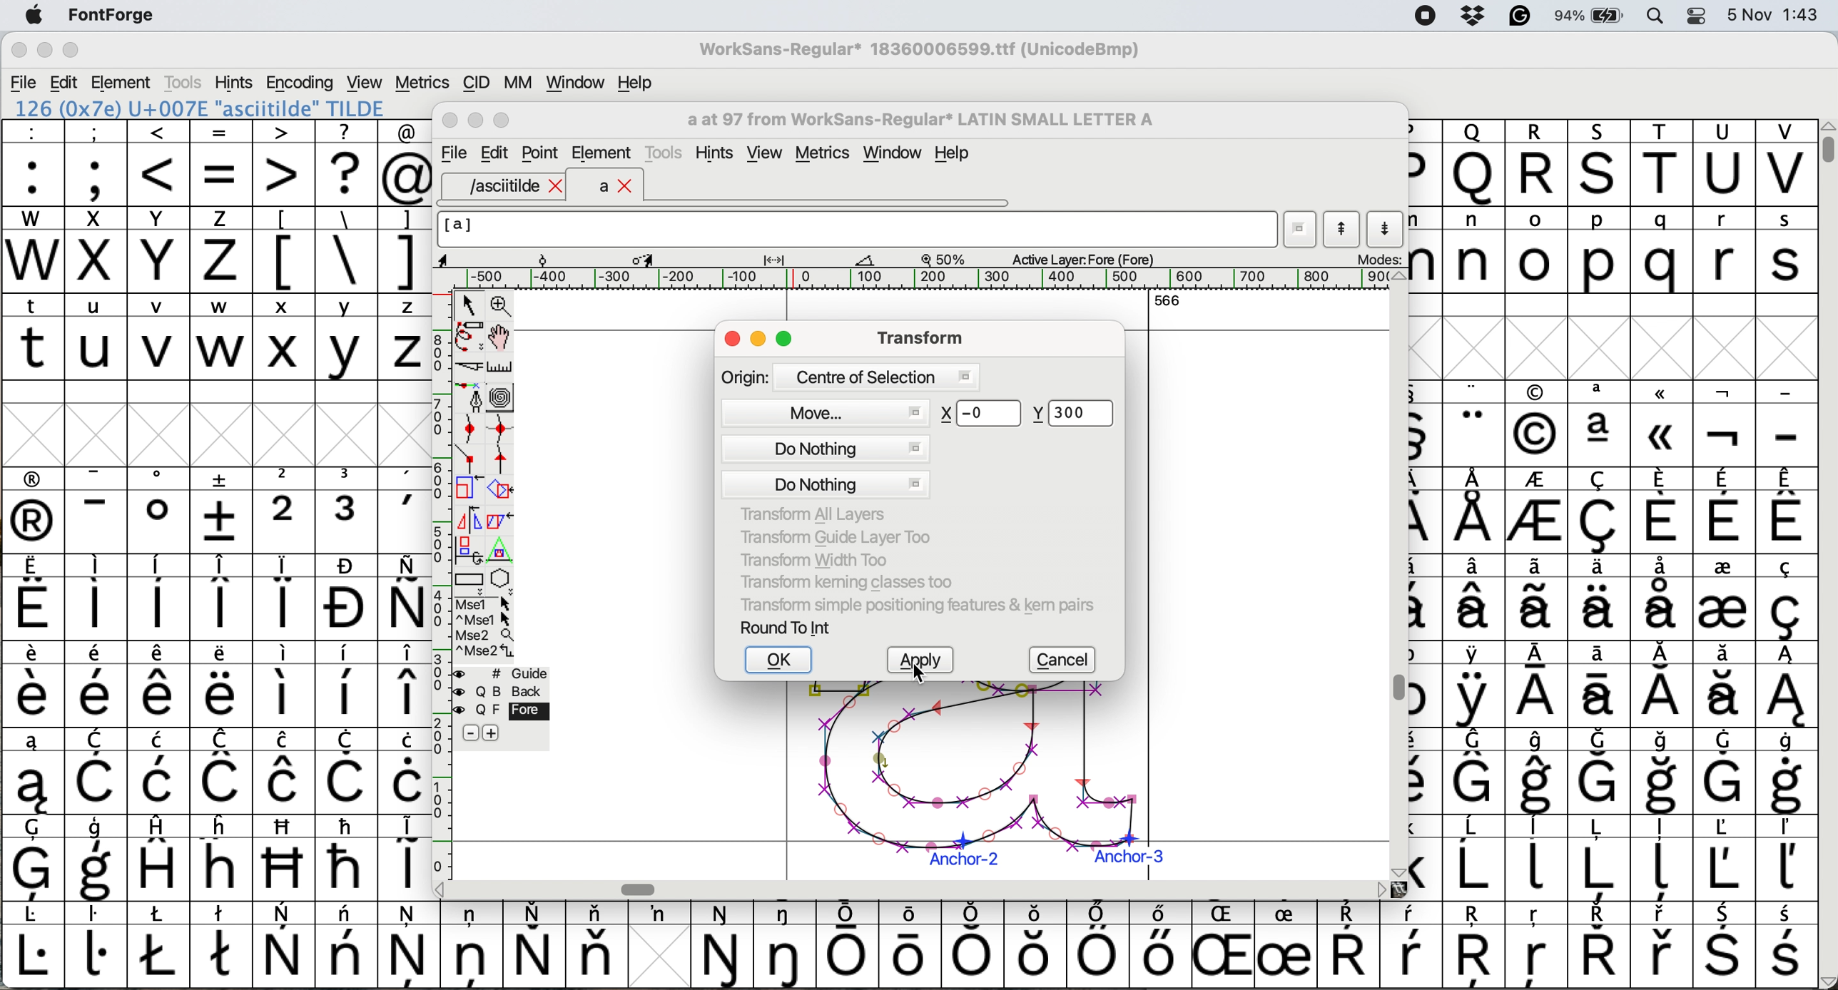 The width and height of the screenshot is (1838, 990). What do you see at coordinates (346, 857) in the screenshot?
I see `symbol` at bounding box center [346, 857].